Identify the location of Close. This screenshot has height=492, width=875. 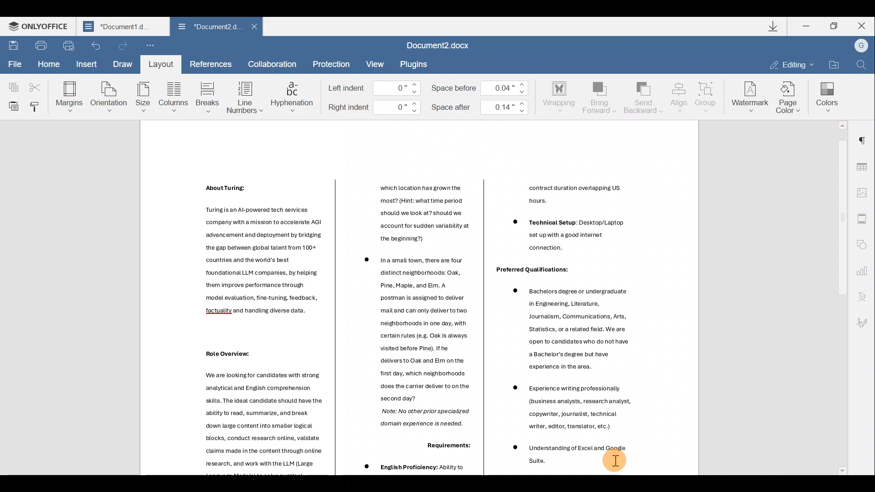
(862, 26).